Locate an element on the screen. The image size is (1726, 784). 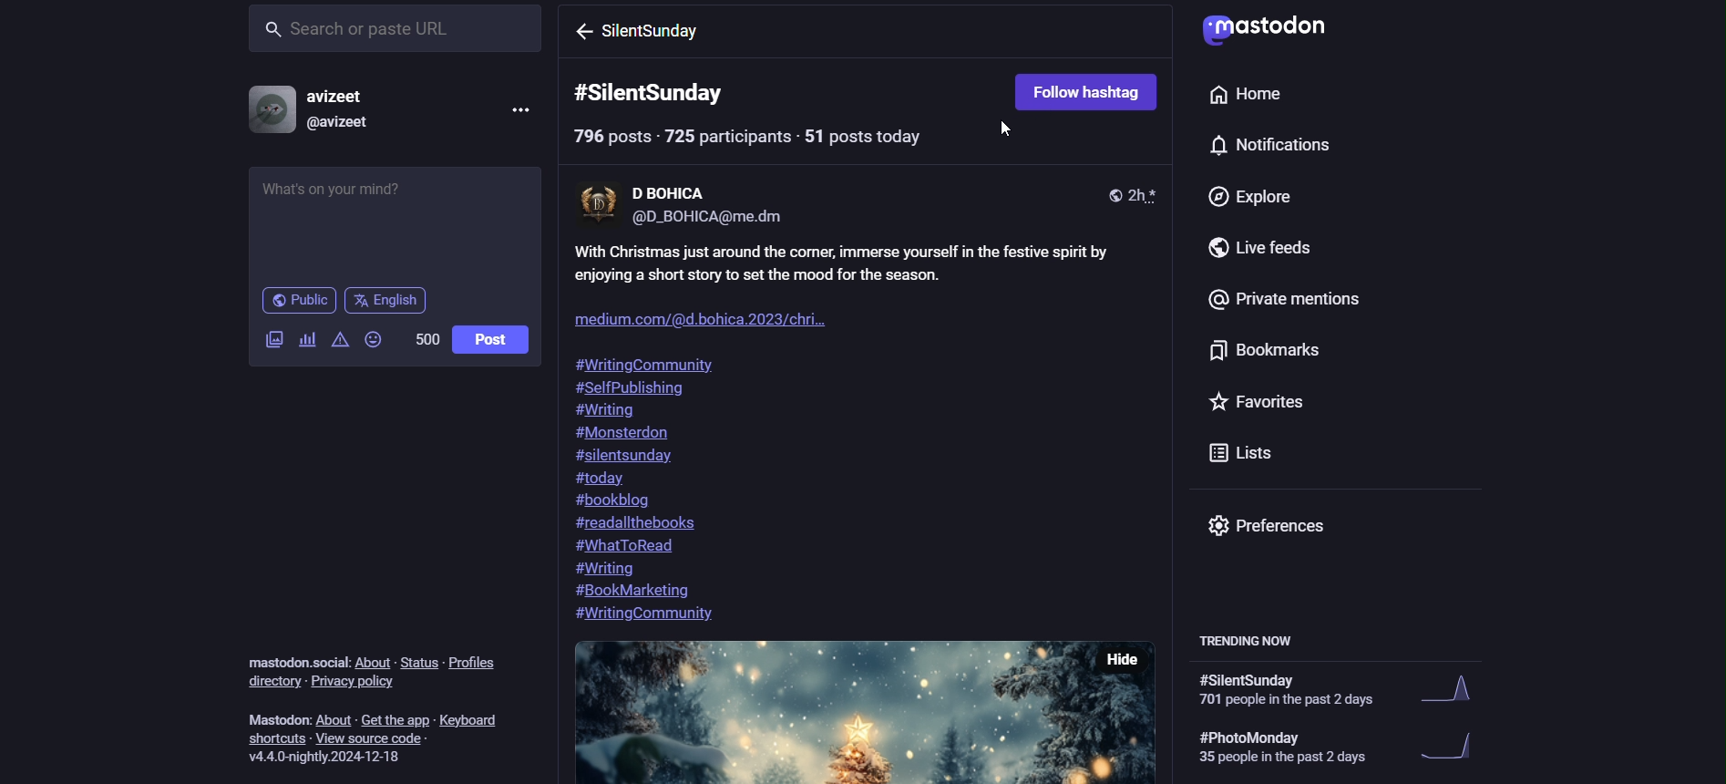
Cursor is located at coordinates (1010, 134).